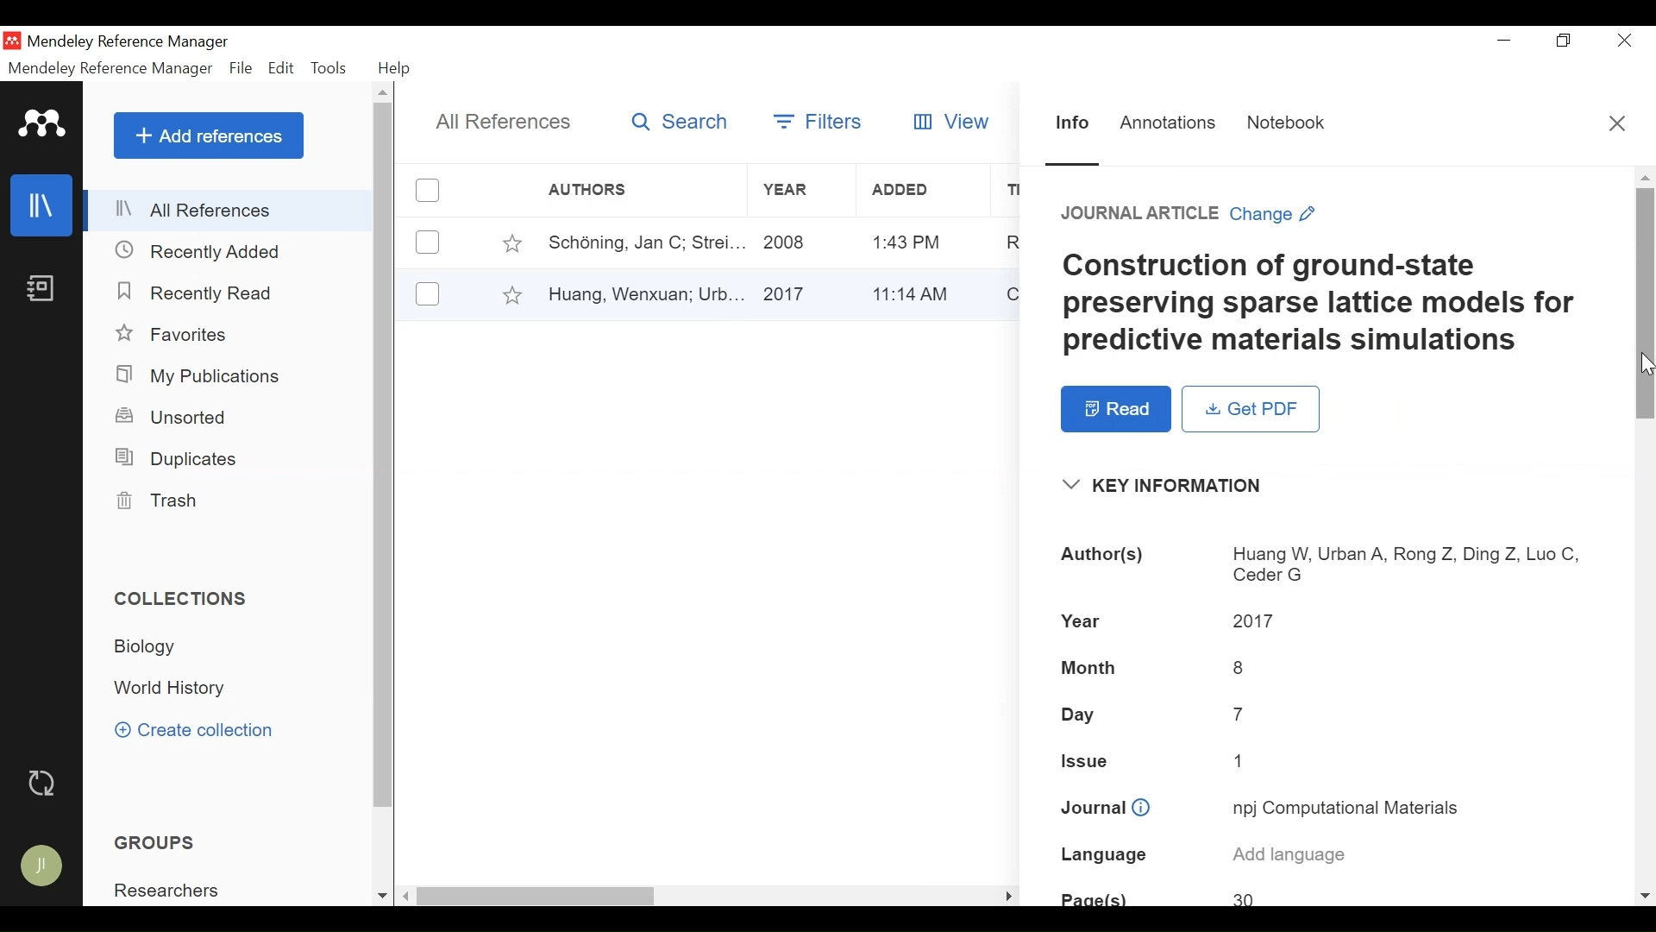 The width and height of the screenshot is (1656, 932). I want to click on Mendeley Desktop Icon, so click(11, 41).